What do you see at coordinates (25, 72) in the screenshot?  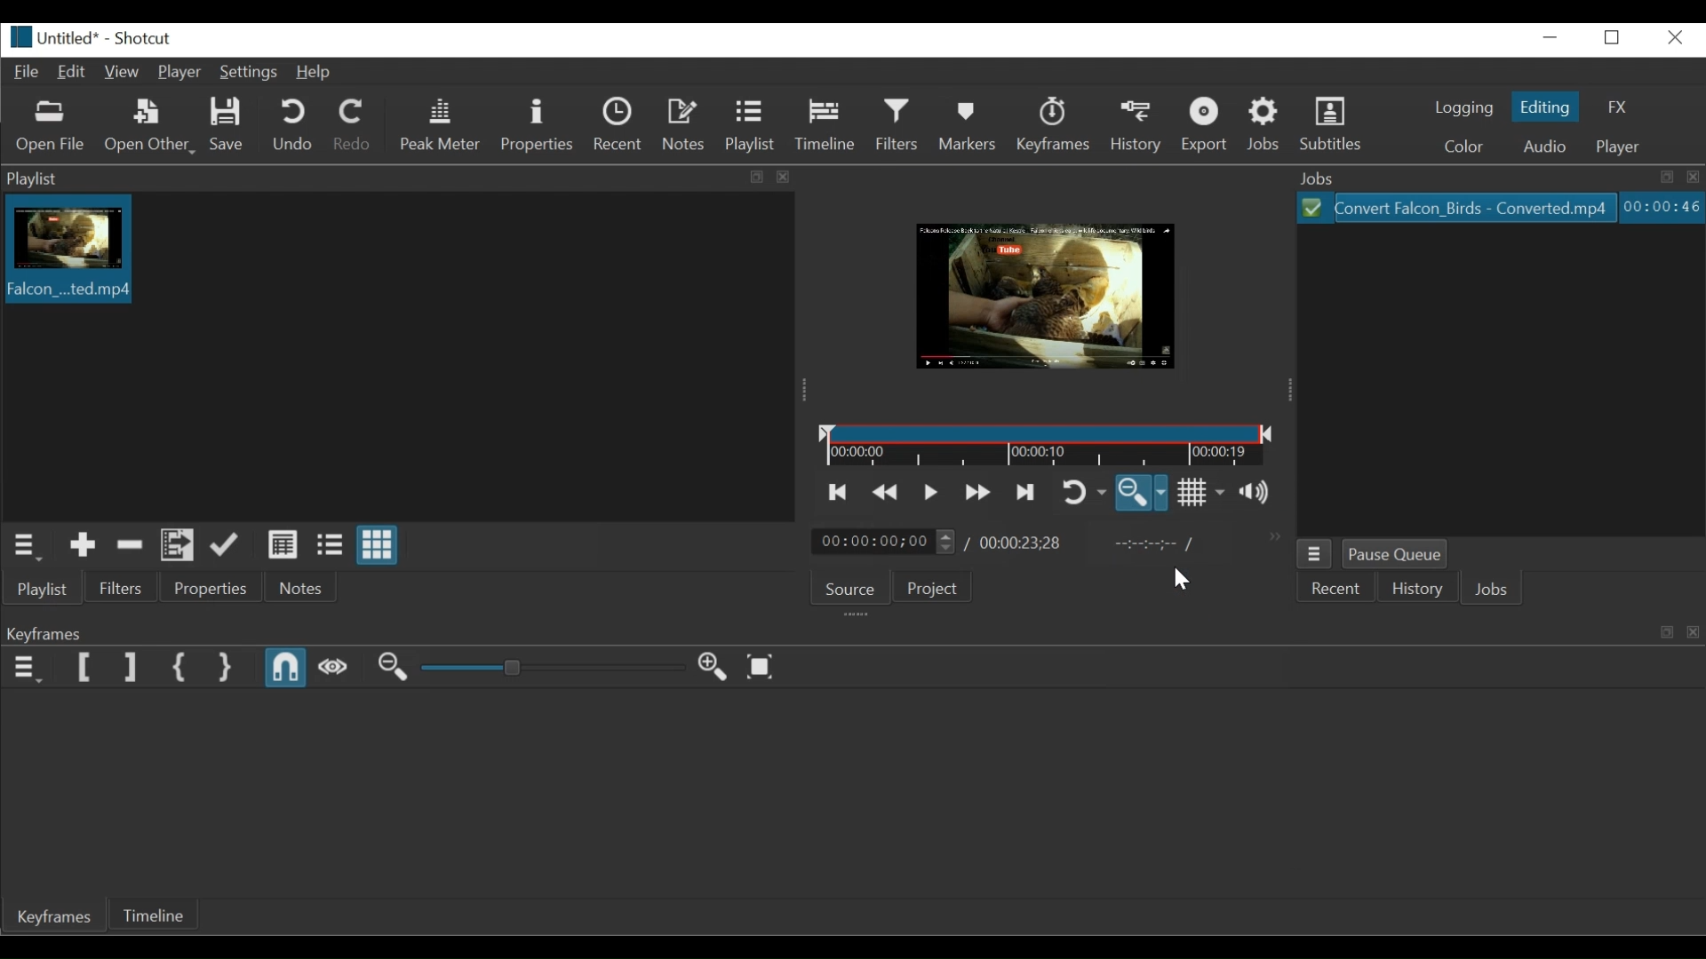 I see `File` at bounding box center [25, 72].